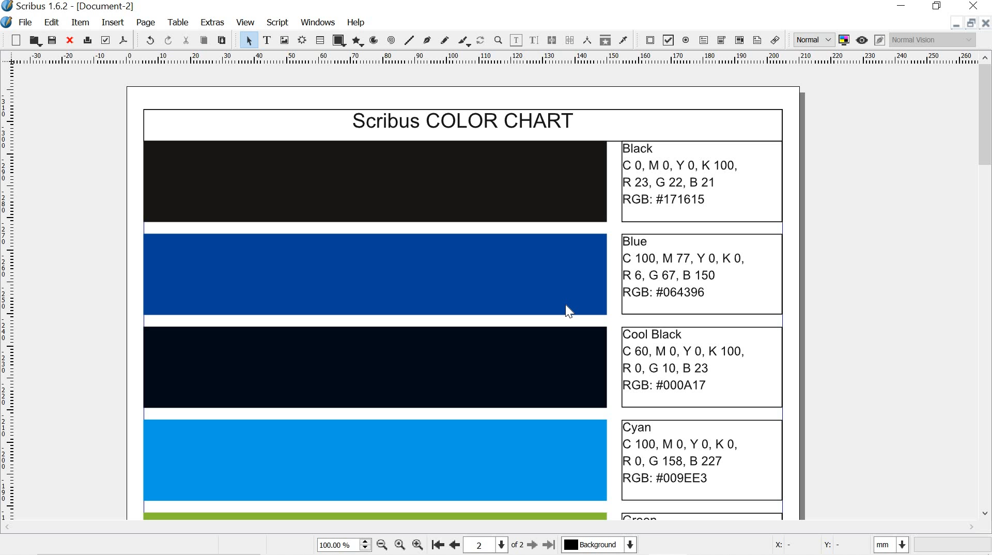 The width and height of the screenshot is (992, 555). What do you see at coordinates (169, 40) in the screenshot?
I see `redo` at bounding box center [169, 40].